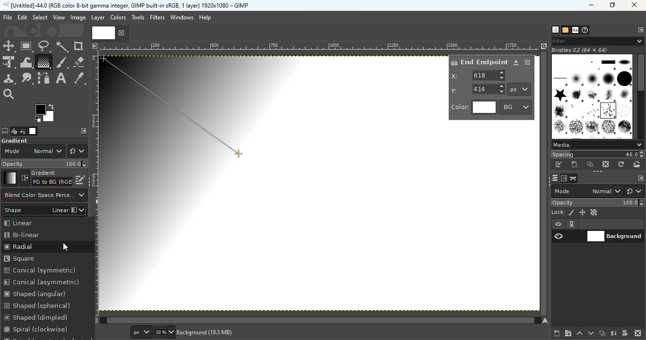 Image resolution: width=646 pixels, height=340 pixels. What do you see at coordinates (65, 245) in the screenshot?
I see `cursor` at bounding box center [65, 245].